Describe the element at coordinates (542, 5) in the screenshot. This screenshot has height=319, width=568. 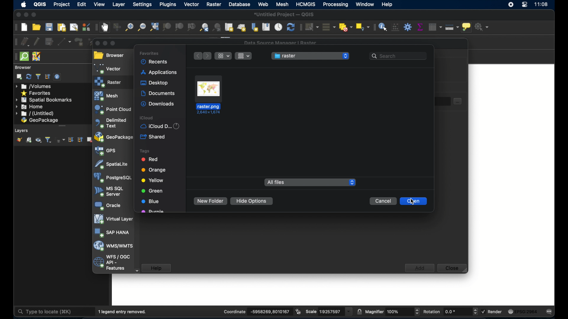
I see `time` at that location.